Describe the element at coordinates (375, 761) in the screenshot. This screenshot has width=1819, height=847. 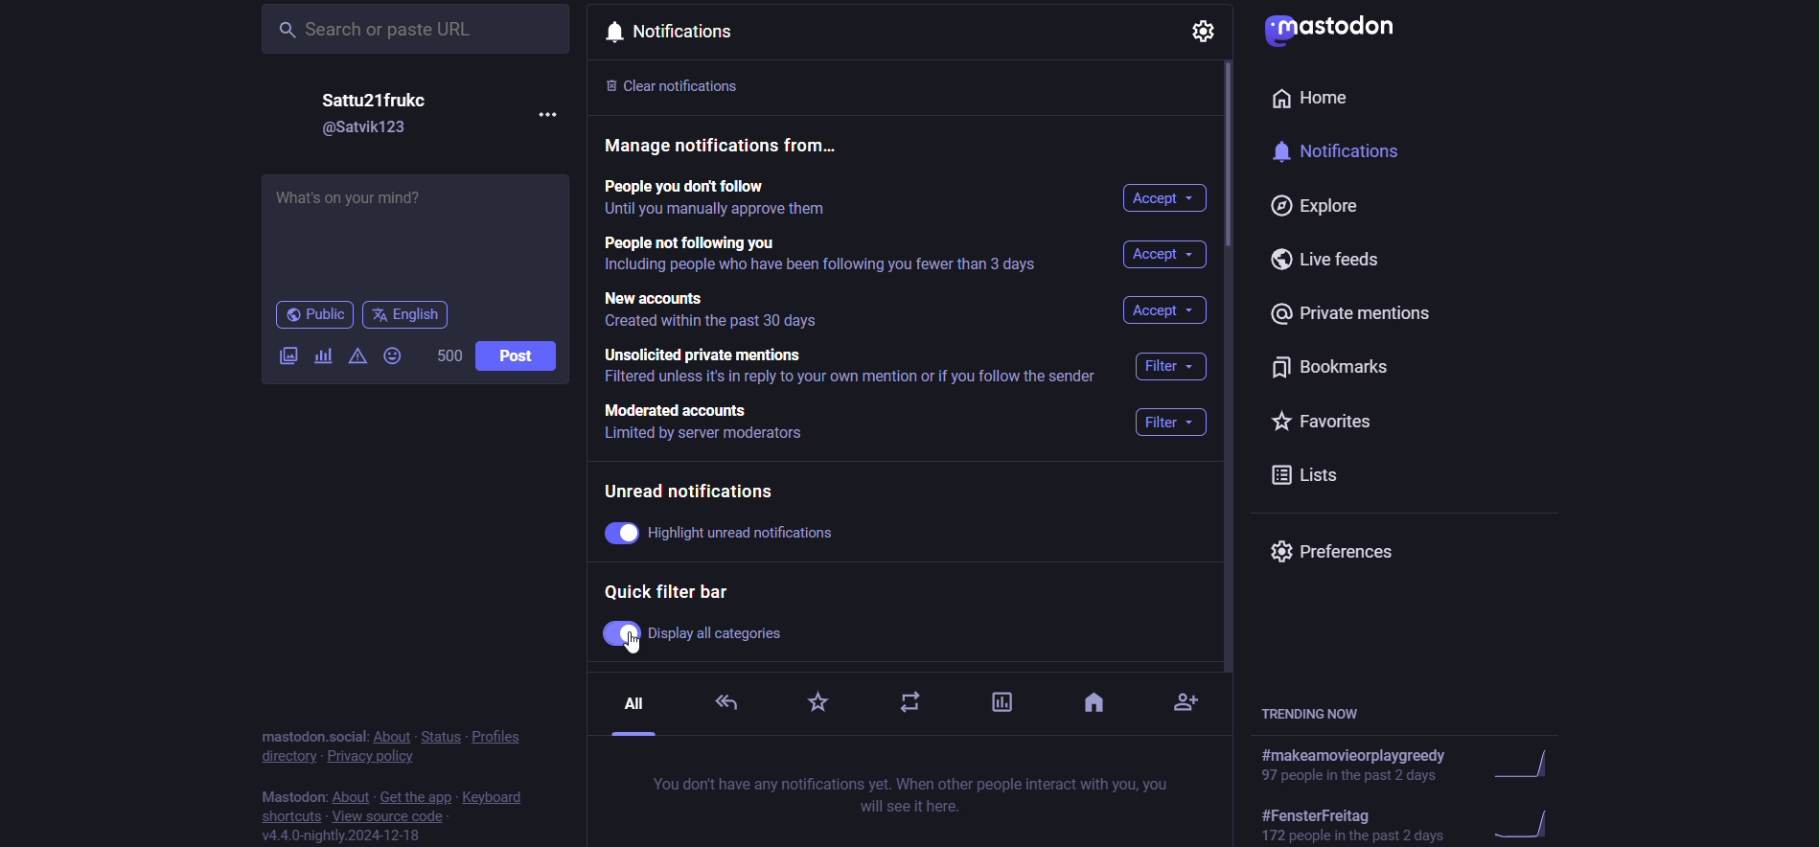
I see `privacy policy` at that location.